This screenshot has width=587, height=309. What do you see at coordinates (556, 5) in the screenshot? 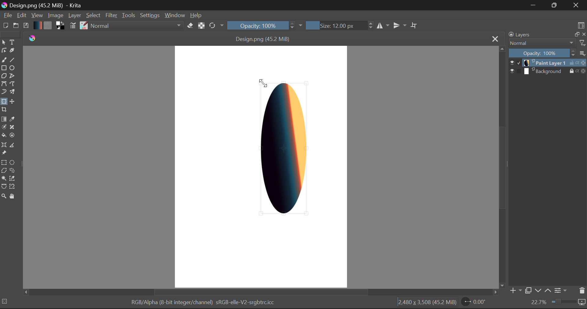
I see `Minimize` at bounding box center [556, 5].